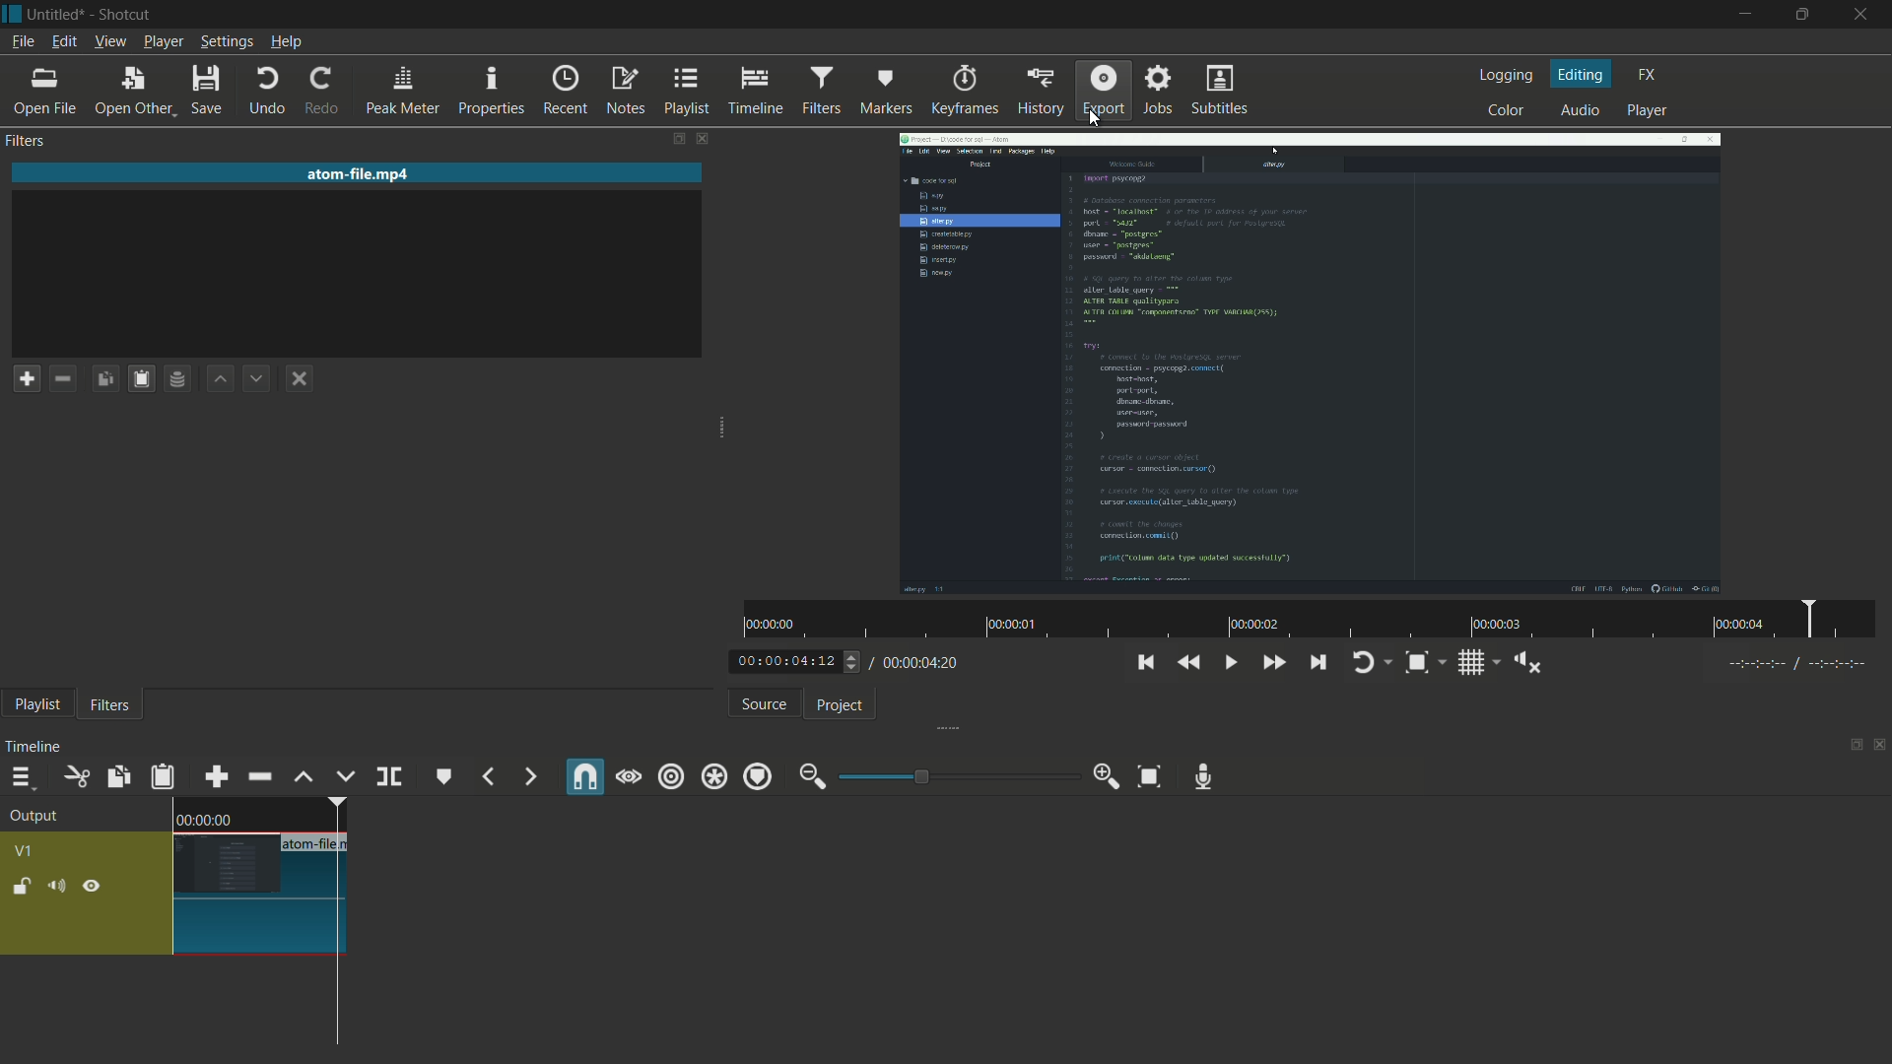 The width and height of the screenshot is (1892, 1064). What do you see at coordinates (29, 140) in the screenshot?
I see `filters` at bounding box center [29, 140].